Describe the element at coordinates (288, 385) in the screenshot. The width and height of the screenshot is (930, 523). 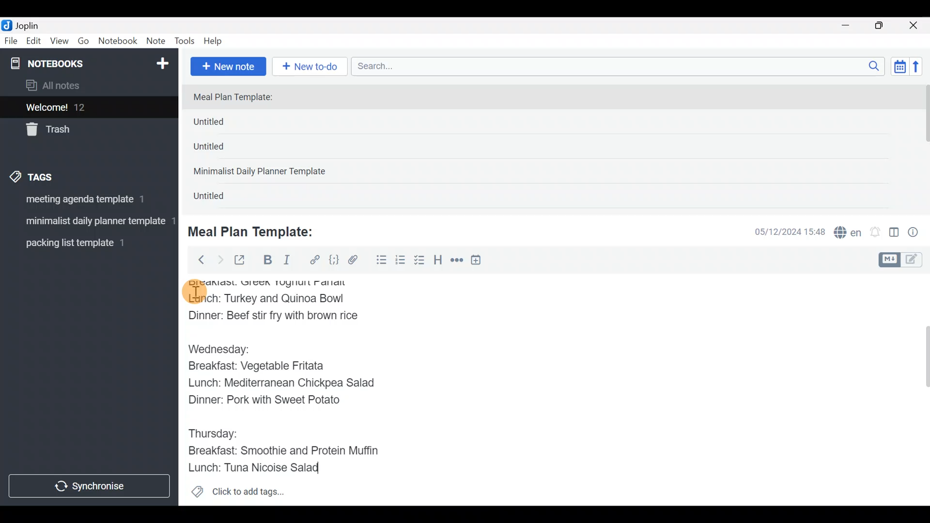
I see `Lunch: Mediterranean Chickpea Salad` at that location.